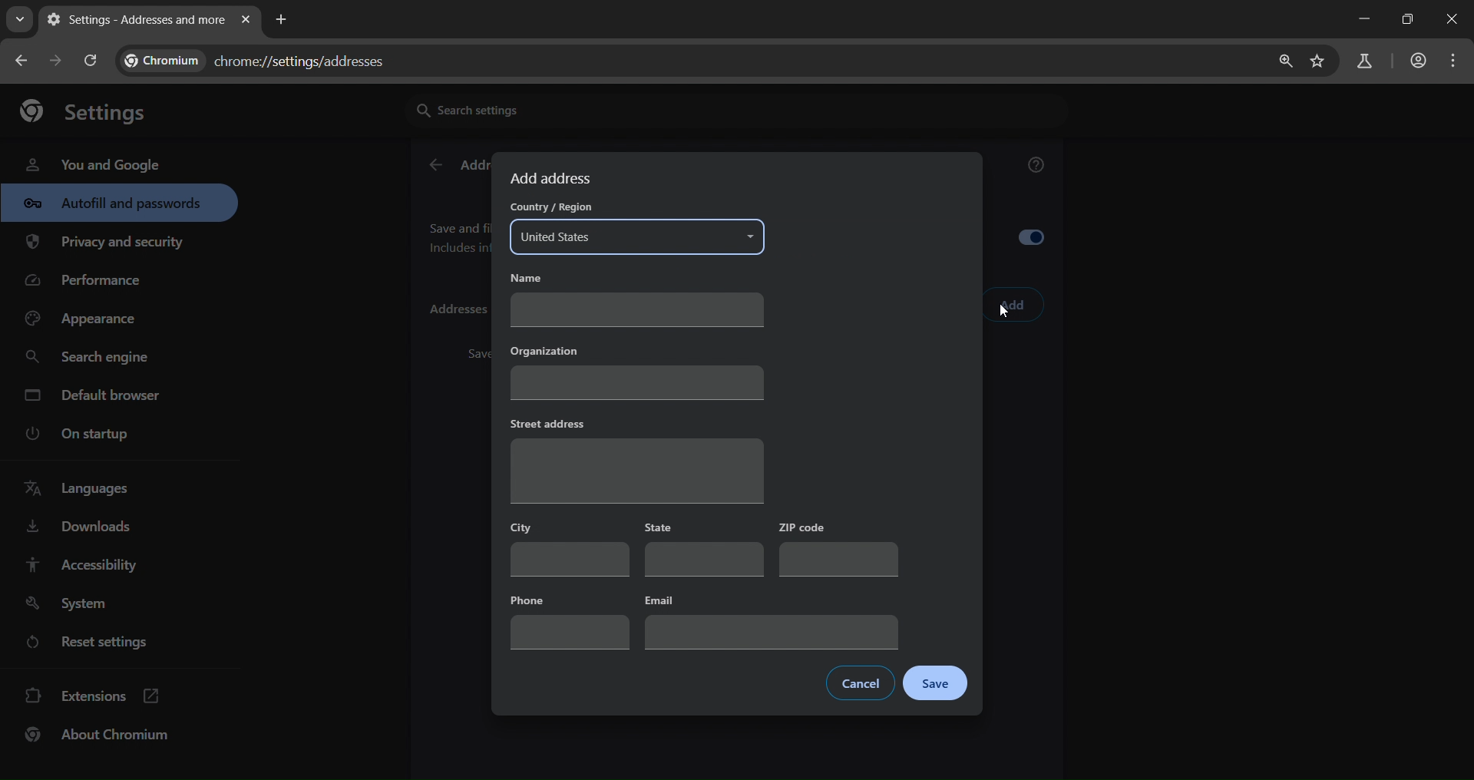  I want to click on bookmark page, so click(1318, 62).